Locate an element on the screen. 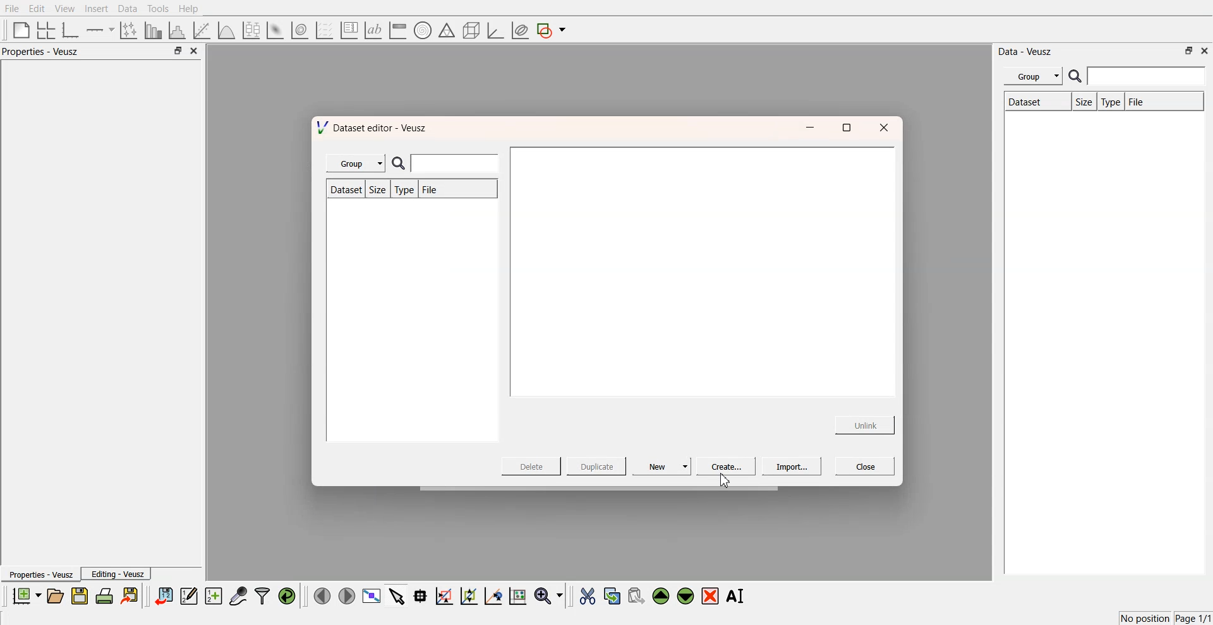 The height and width of the screenshot is (625, 1213). Dataset is located at coordinates (346, 189).